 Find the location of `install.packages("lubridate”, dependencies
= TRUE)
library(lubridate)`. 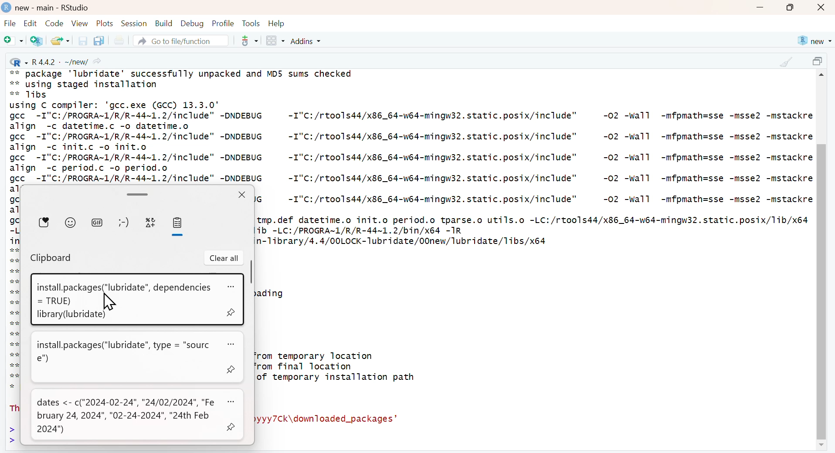

install.packages("lubridate”, dependencies
= TRUE)
library(lubridate) is located at coordinates (121, 300).